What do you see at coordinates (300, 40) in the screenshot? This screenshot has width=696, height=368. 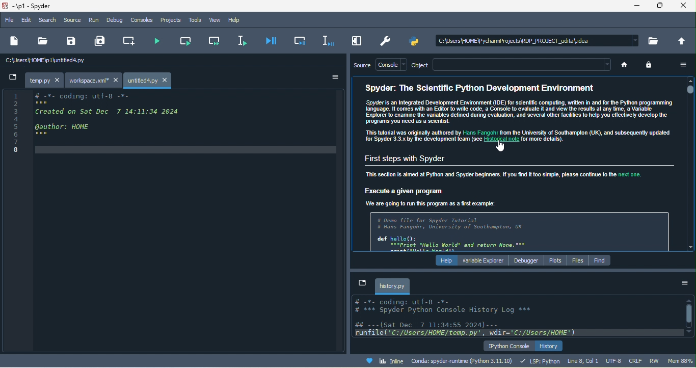 I see `debug cell` at bounding box center [300, 40].